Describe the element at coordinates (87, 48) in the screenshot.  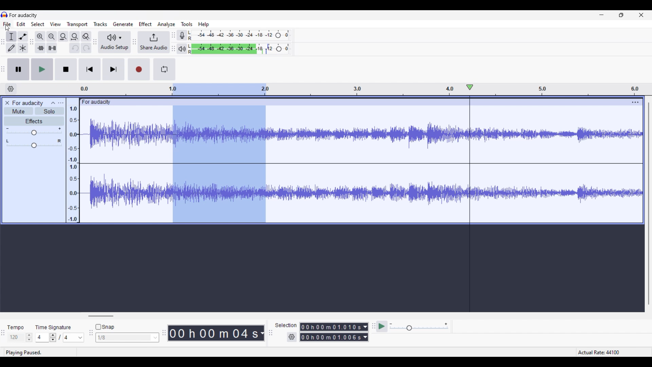
I see `Redo` at that location.